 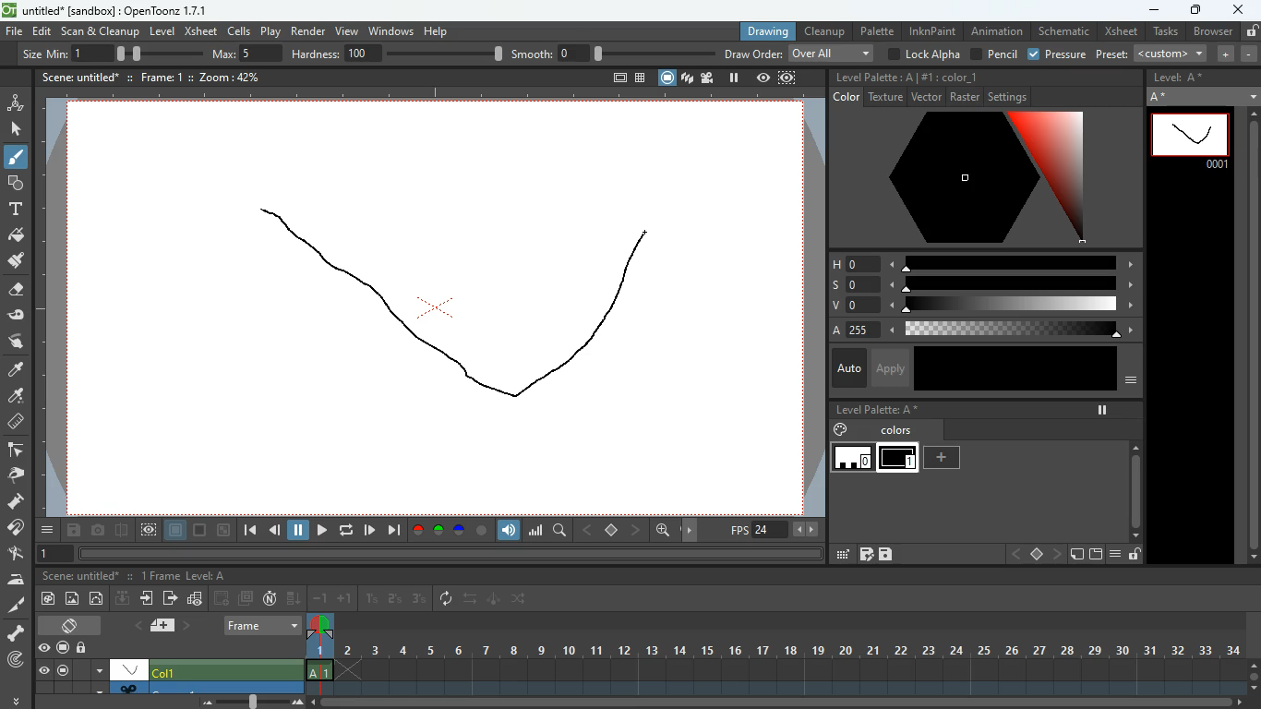 I want to click on frame, so click(x=1191, y=140).